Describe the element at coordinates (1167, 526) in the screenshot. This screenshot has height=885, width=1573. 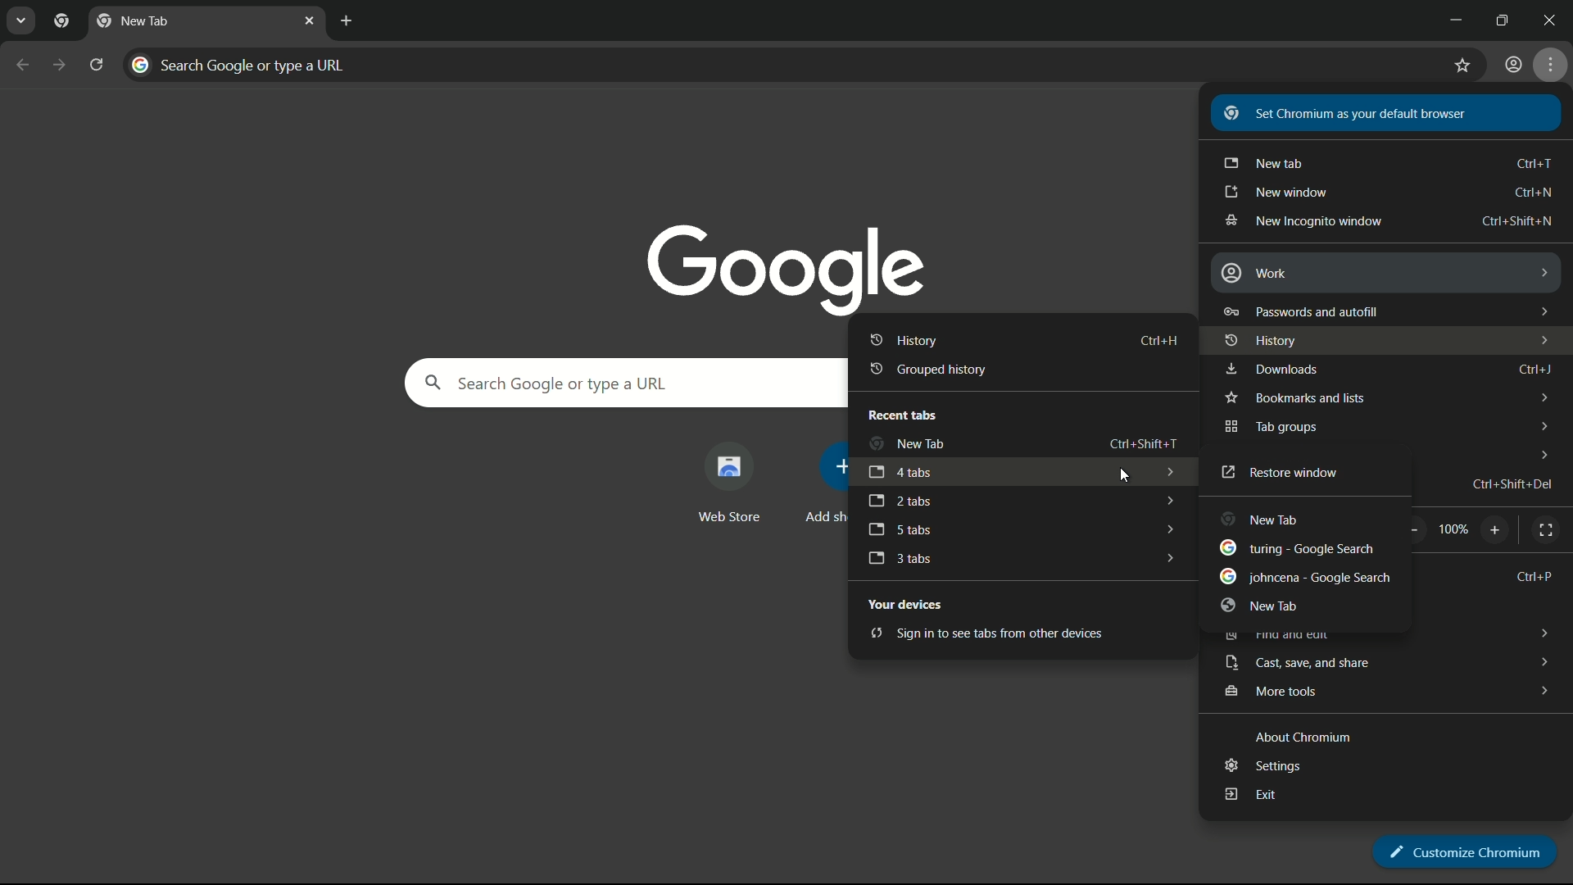
I see `dropdown arrows` at that location.